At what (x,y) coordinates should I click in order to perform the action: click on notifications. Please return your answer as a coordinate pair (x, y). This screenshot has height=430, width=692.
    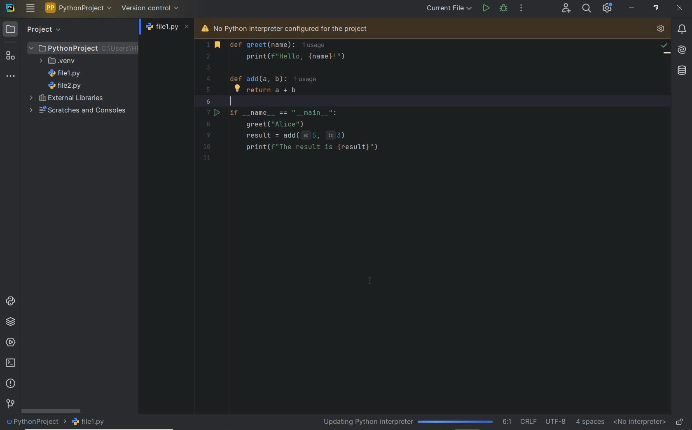
    Looking at the image, I should click on (682, 29).